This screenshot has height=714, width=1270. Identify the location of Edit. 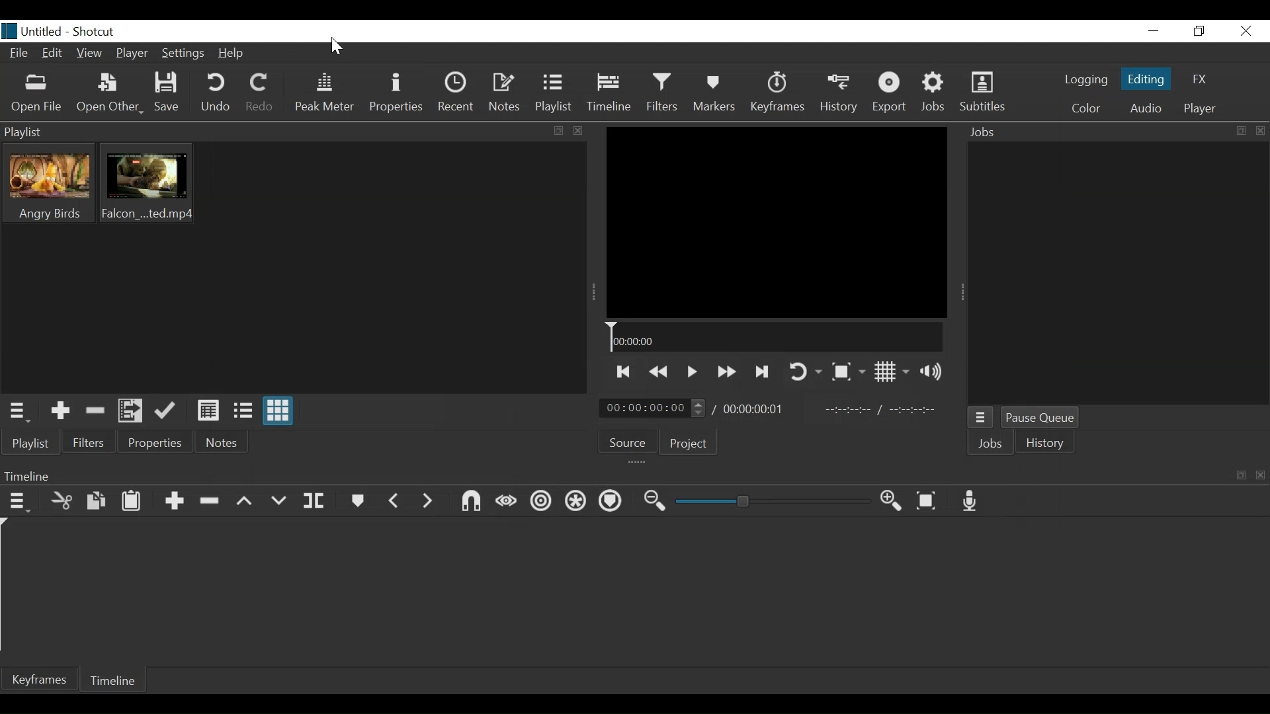
(53, 55).